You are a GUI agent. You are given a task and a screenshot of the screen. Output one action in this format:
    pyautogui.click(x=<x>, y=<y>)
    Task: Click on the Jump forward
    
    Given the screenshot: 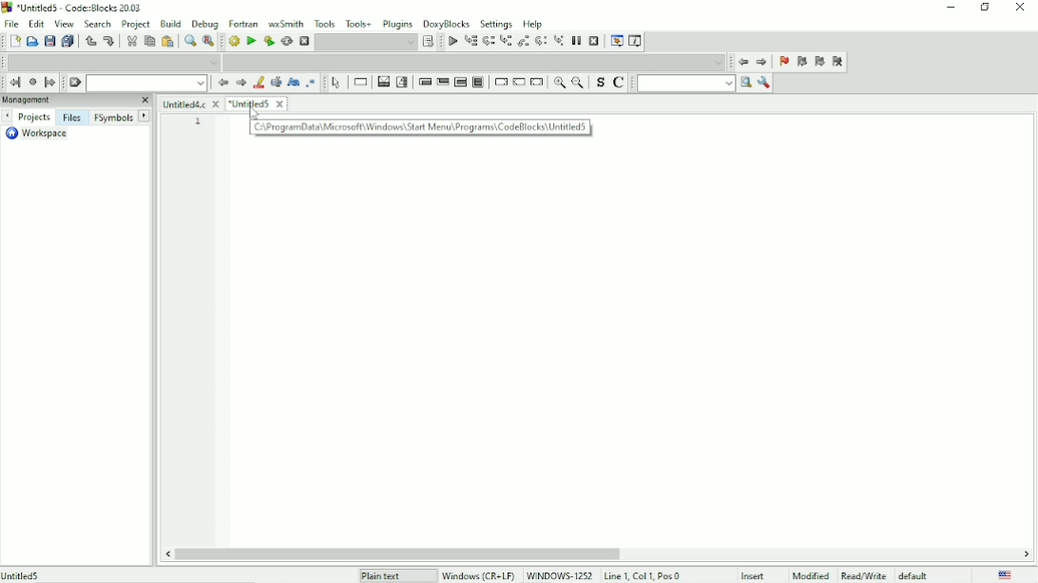 What is the action you would take?
    pyautogui.click(x=50, y=84)
    